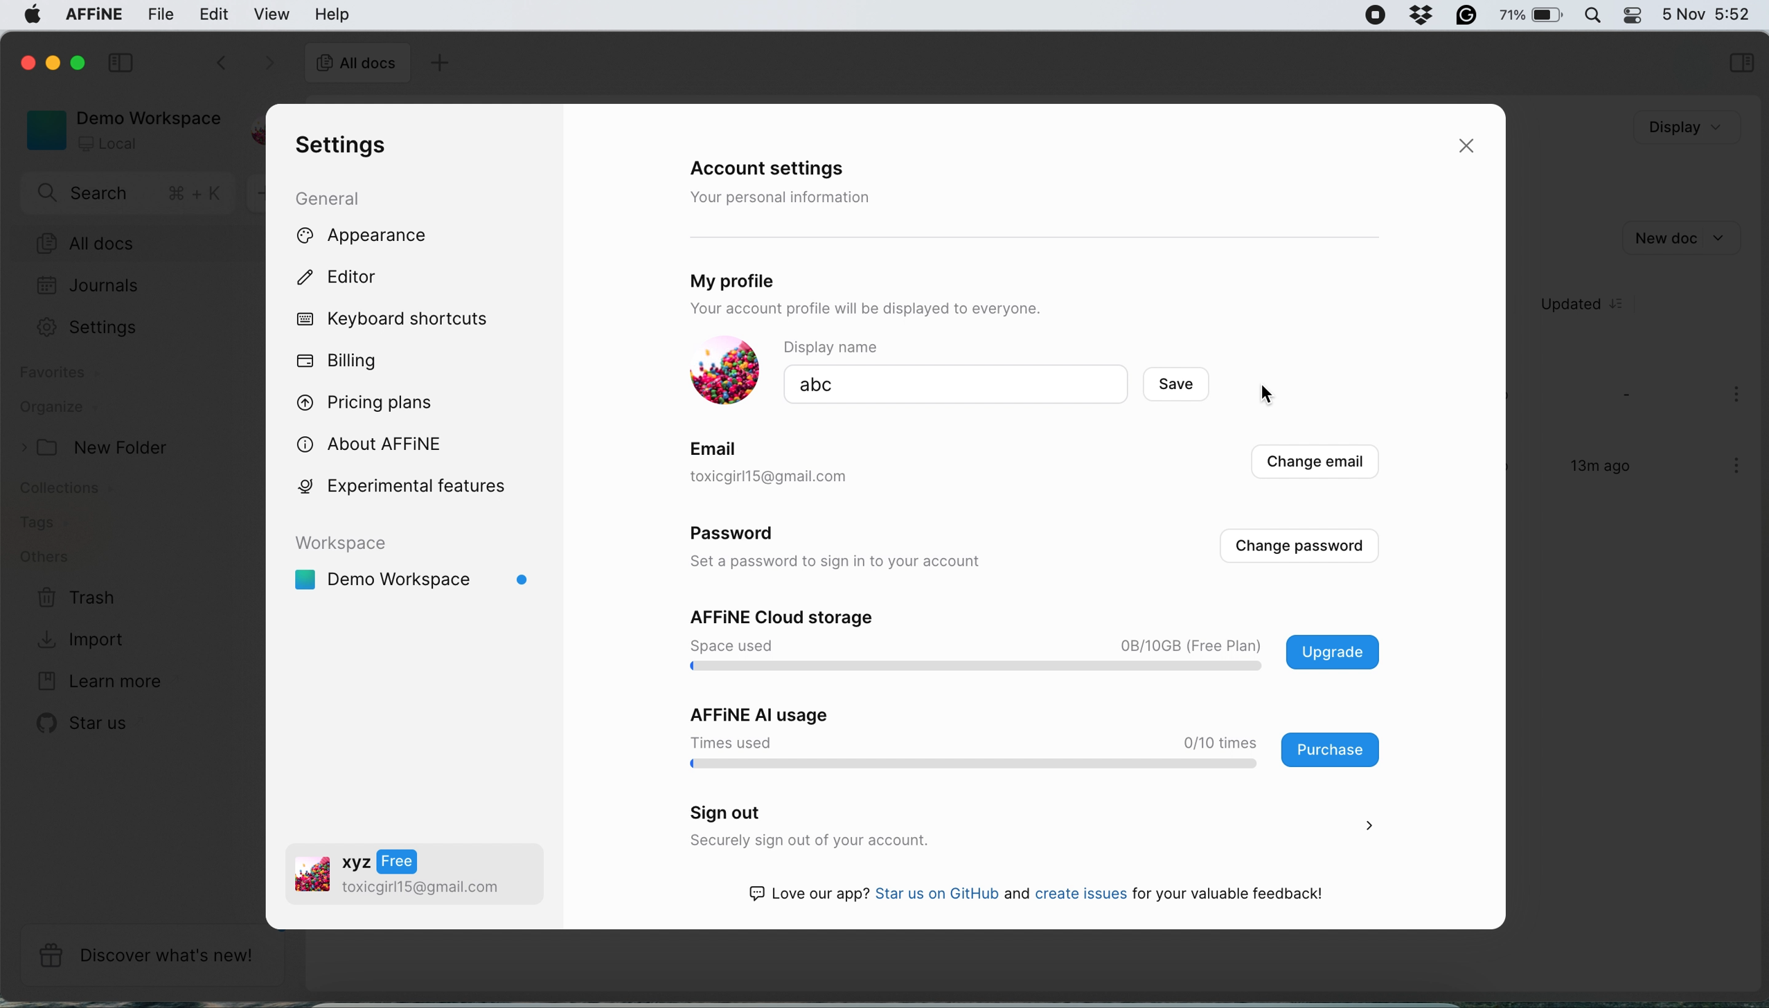 The image size is (1769, 1008). I want to click on pricing plans, so click(374, 400).